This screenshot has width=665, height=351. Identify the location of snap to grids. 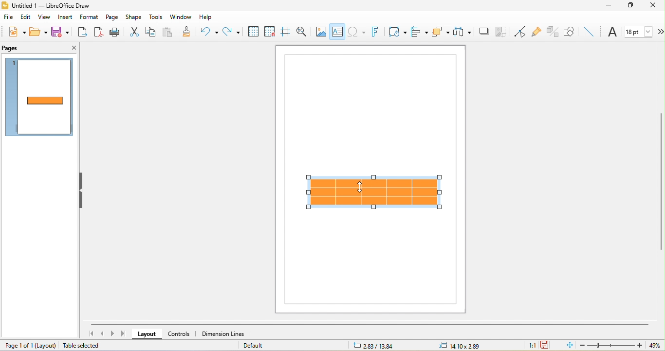
(271, 31).